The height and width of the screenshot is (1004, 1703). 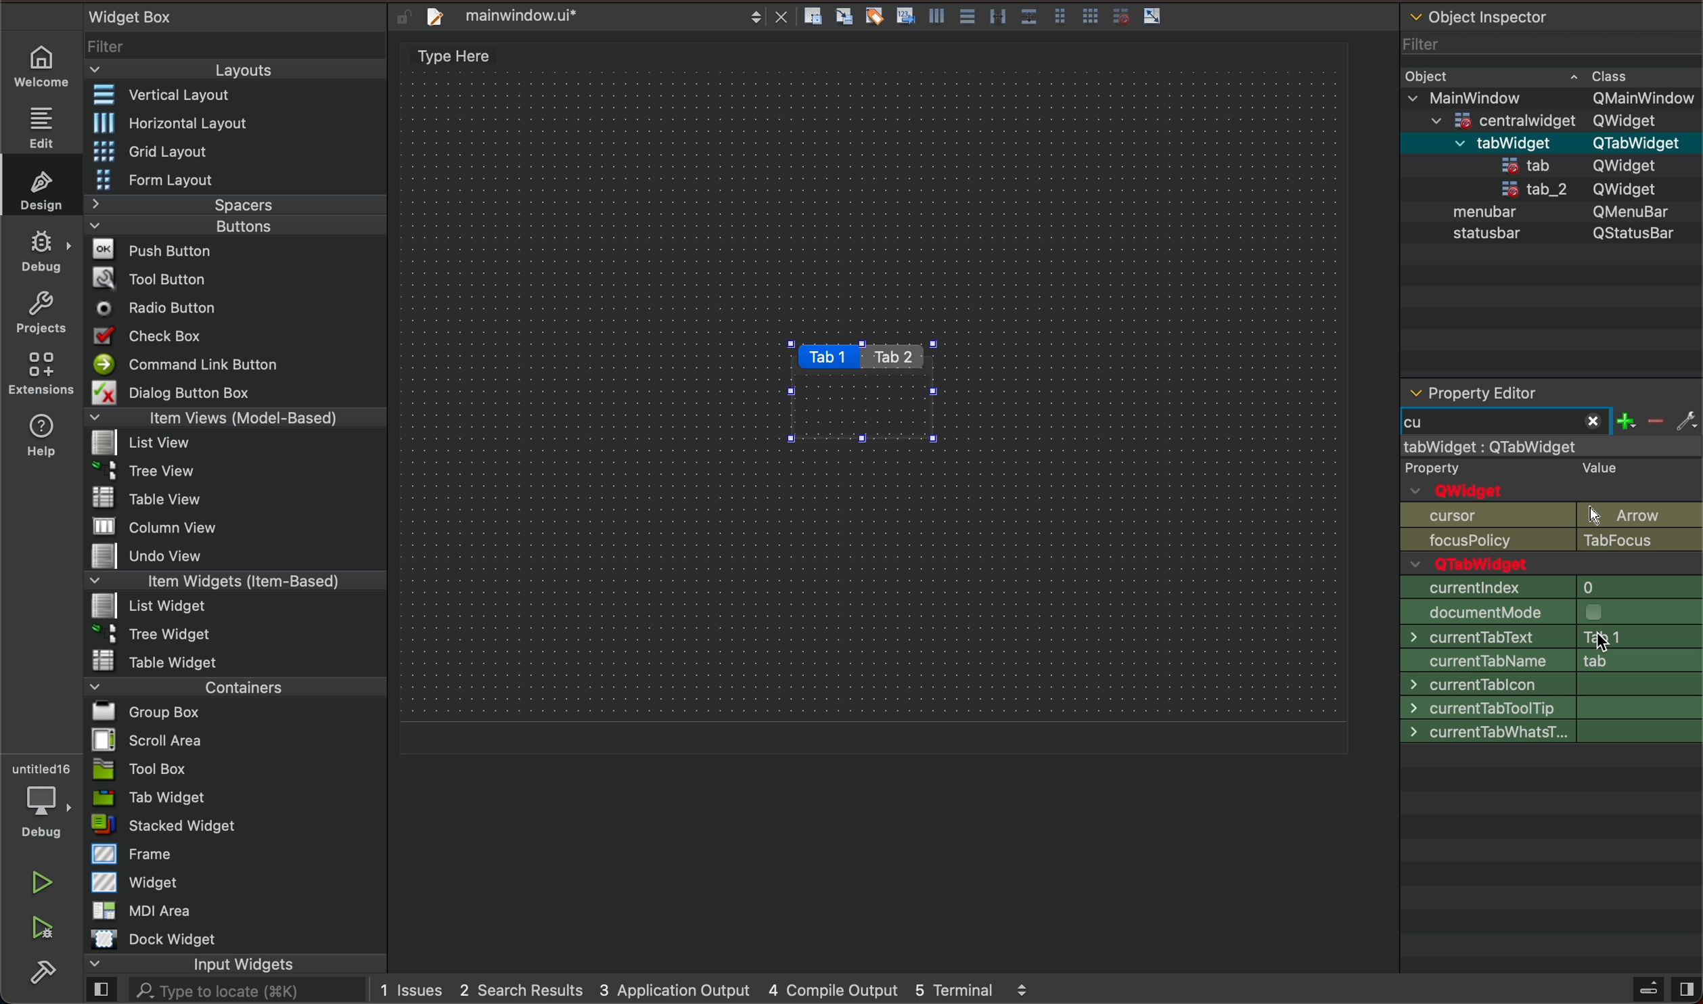 What do you see at coordinates (50, 929) in the screenshot?
I see `run and debuh` at bounding box center [50, 929].